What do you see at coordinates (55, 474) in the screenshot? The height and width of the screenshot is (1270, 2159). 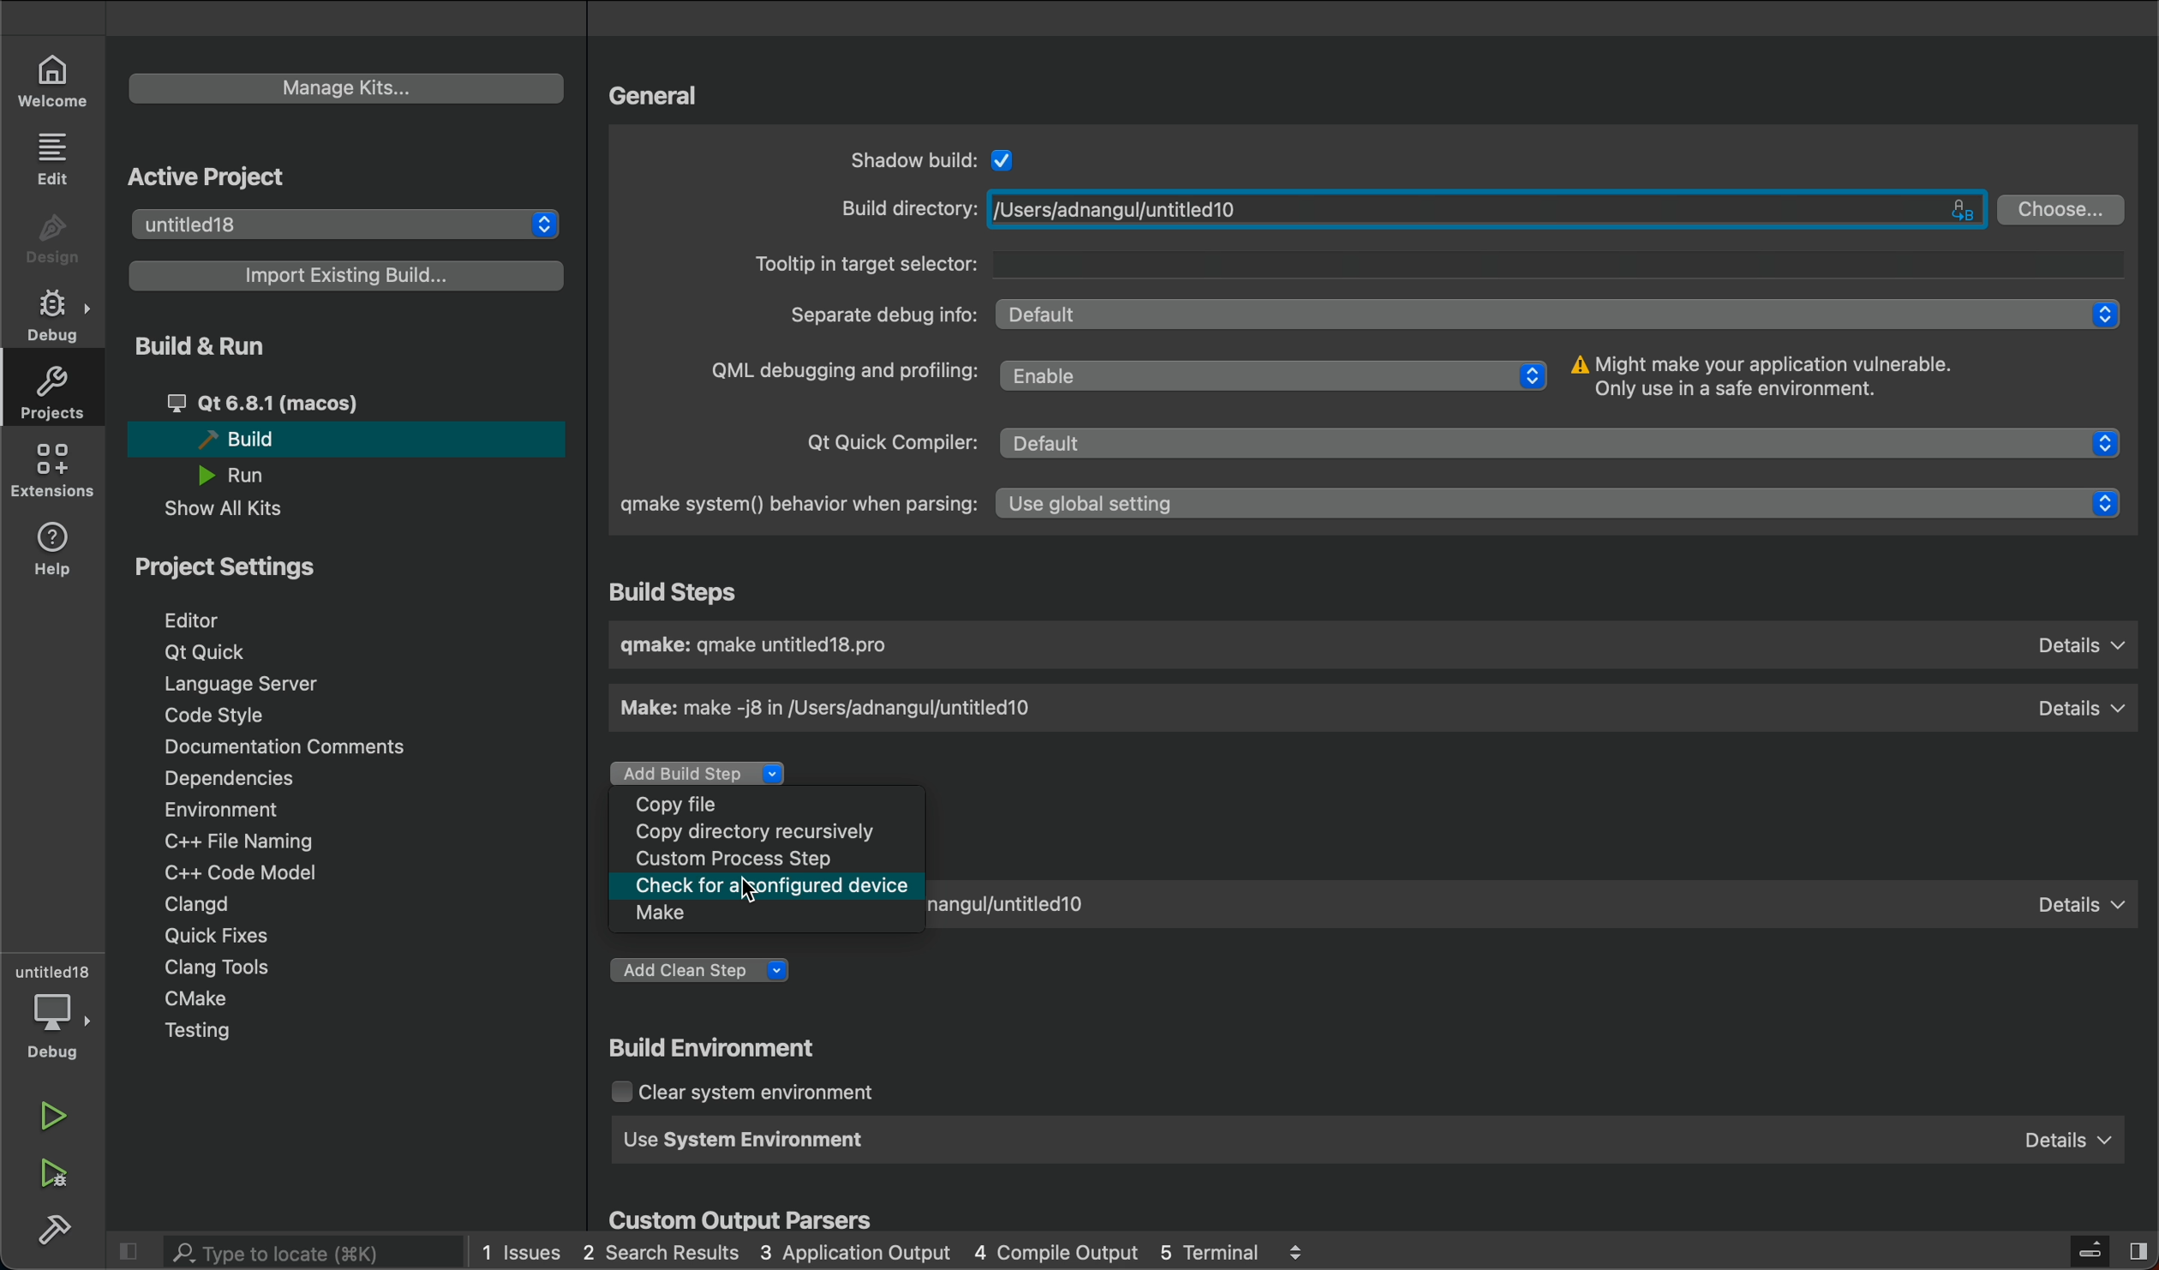 I see `extensions` at bounding box center [55, 474].